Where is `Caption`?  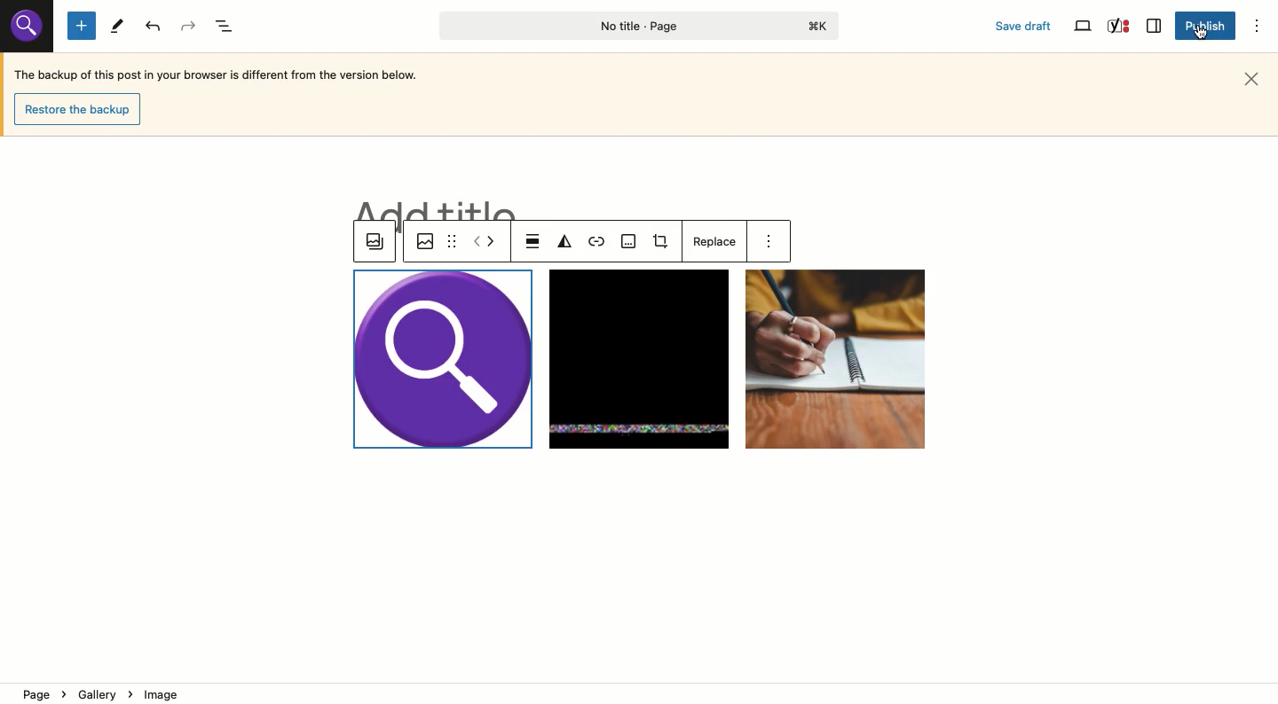 Caption is located at coordinates (629, 243).